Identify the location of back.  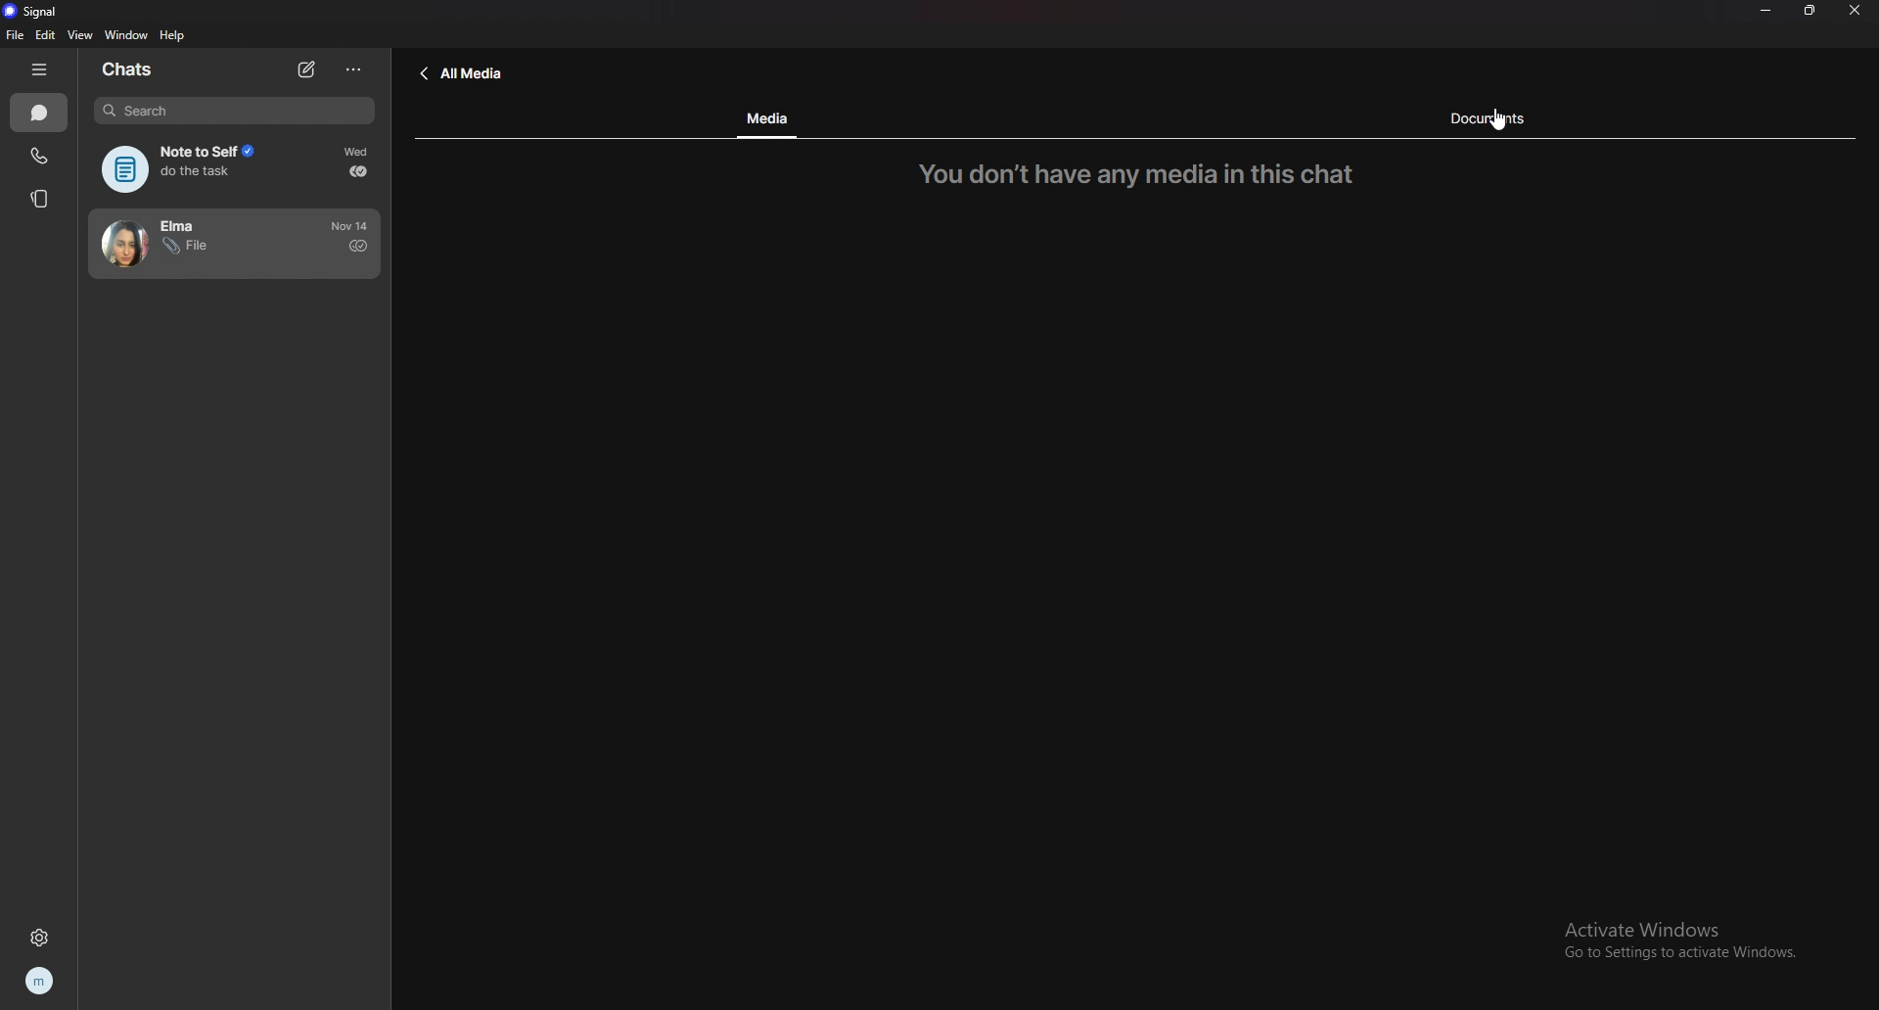
(462, 74).